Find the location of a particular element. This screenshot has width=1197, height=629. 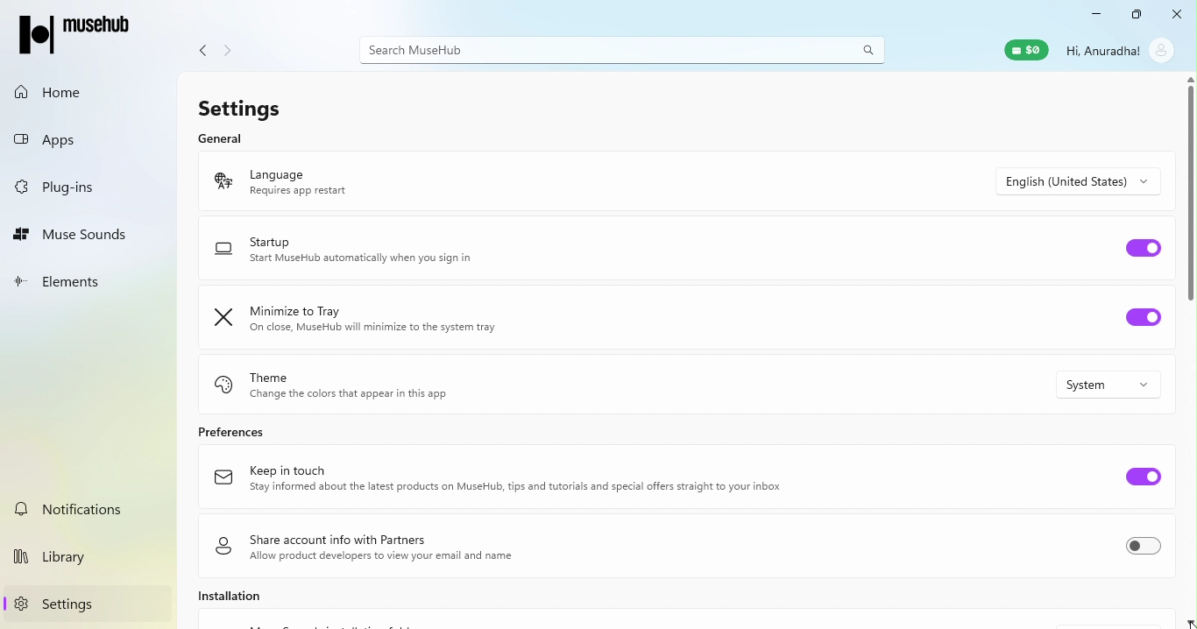

Drop down is located at coordinates (1110, 385).